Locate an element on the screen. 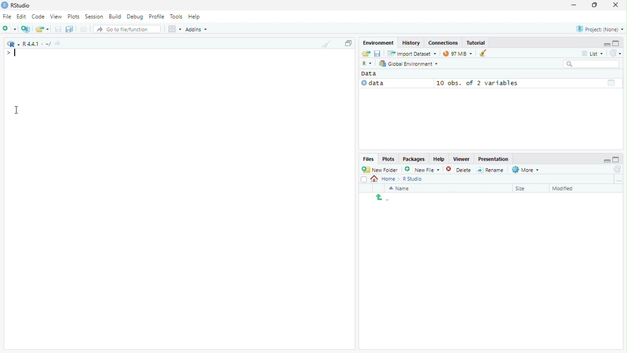 The height and width of the screenshot is (353, 627). Environment is located at coordinates (379, 43).